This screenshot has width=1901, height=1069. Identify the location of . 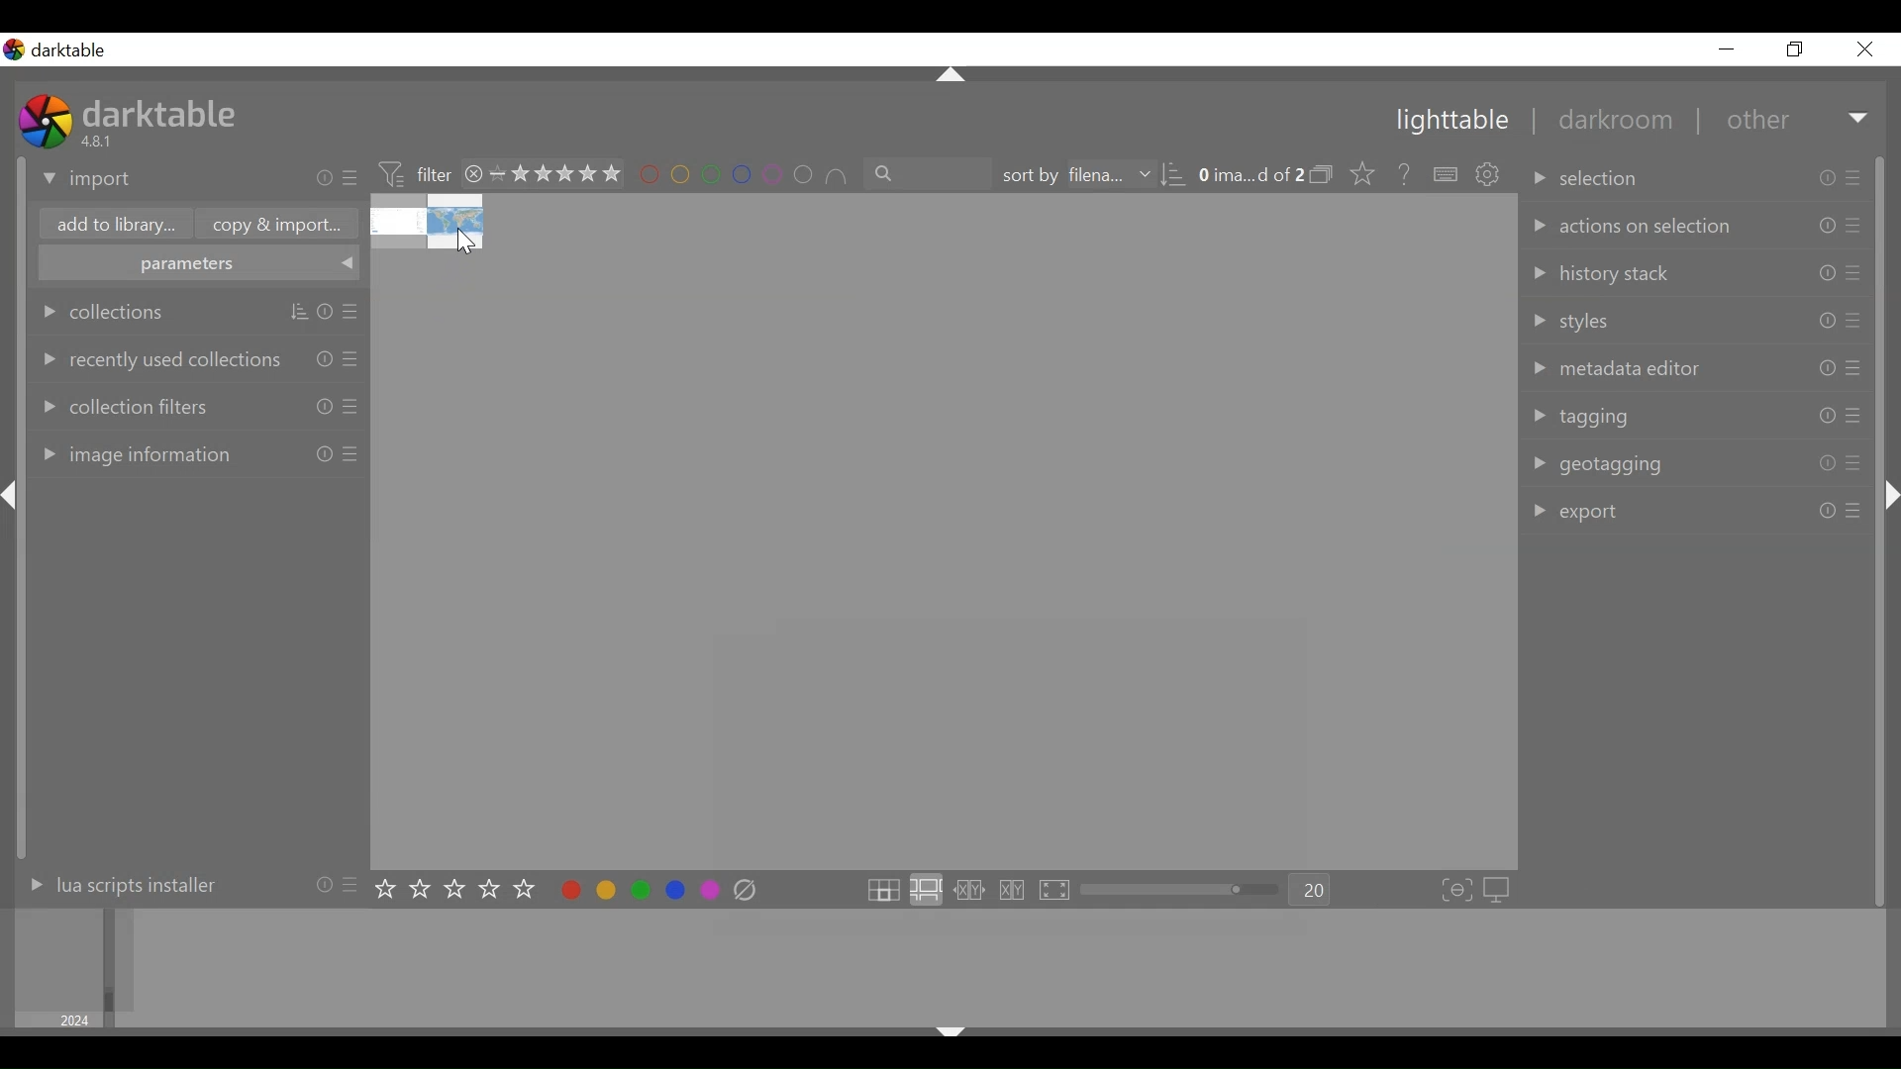
(324, 313).